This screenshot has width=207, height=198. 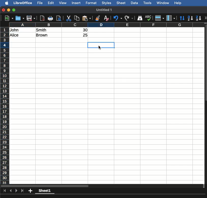 I want to click on Tools, so click(x=148, y=3).